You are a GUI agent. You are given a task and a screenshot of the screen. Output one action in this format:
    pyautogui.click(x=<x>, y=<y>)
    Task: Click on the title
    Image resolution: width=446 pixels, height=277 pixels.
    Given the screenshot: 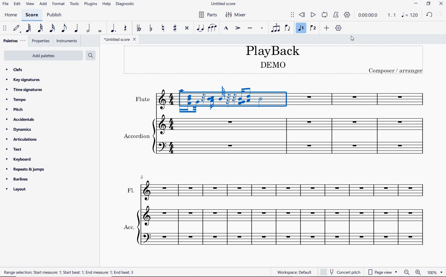 What is the action you would take?
    pyautogui.click(x=273, y=60)
    